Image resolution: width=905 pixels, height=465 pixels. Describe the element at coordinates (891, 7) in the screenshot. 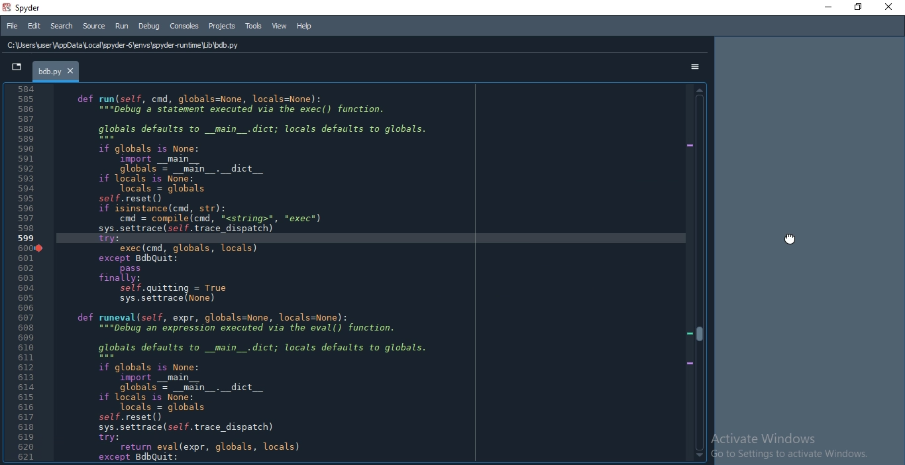

I see `Close` at that location.